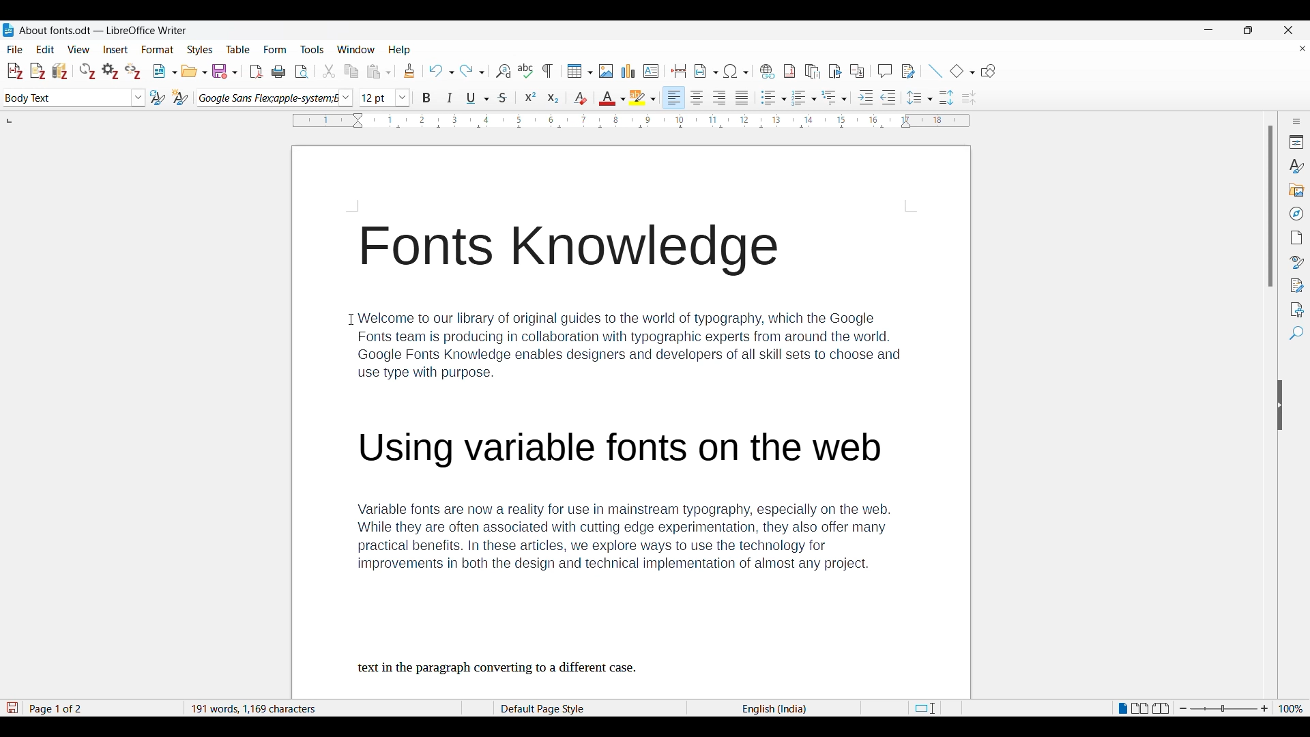 This screenshot has height=737, width=1310. What do you see at coordinates (110, 71) in the screenshot?
I see `Set document preferences` at bounding box center [110, 71].